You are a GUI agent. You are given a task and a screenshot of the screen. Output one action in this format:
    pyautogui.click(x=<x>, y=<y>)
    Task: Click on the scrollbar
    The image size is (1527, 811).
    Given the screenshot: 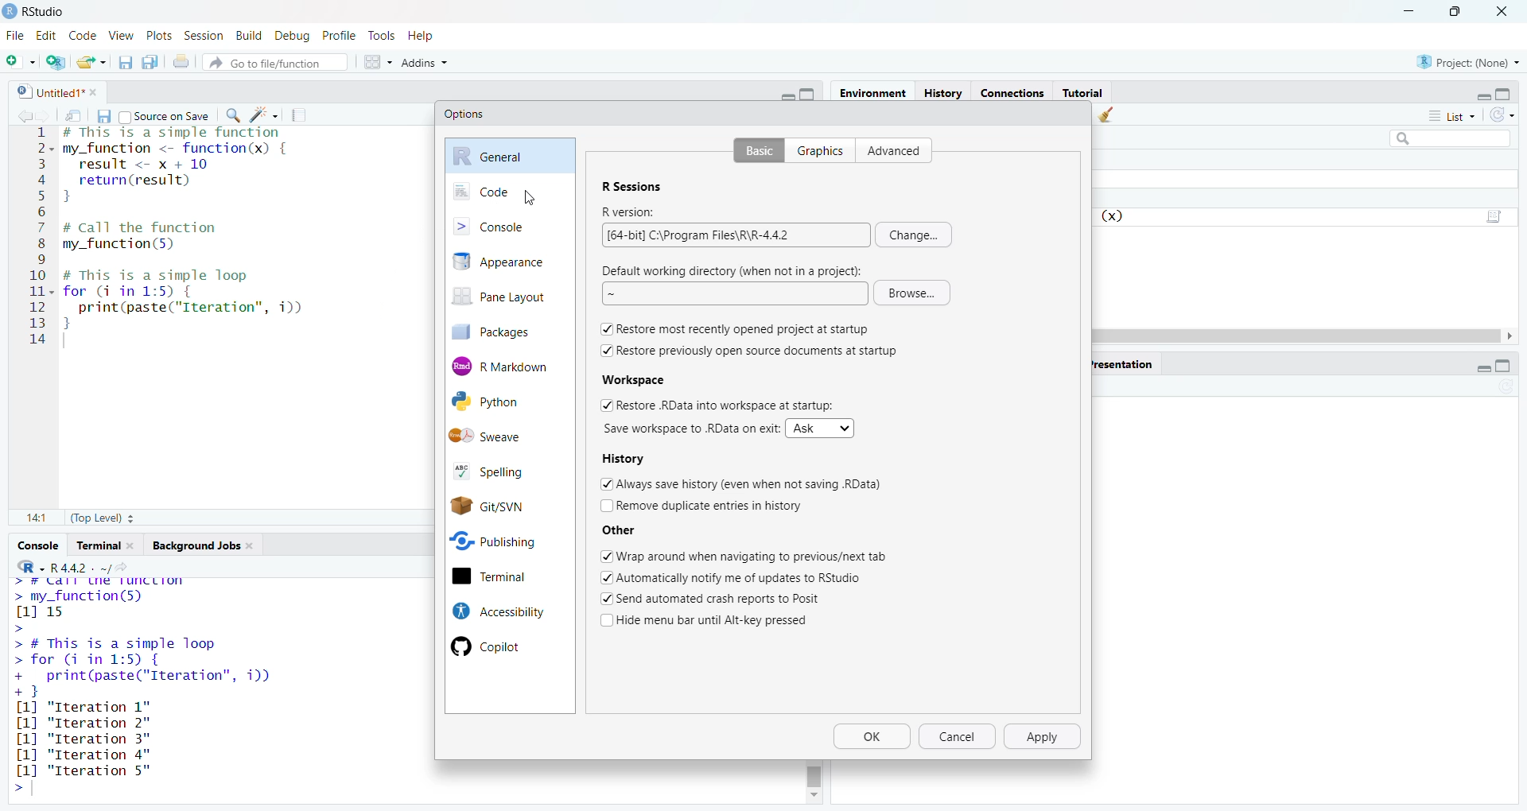 What is the action you would take?
    pyautogui.click(x=1300, y=336)
    